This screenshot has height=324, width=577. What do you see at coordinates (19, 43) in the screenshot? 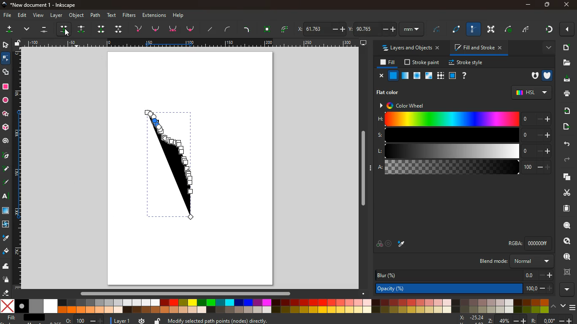
I see `unlock` at bounding box center [19, 43].